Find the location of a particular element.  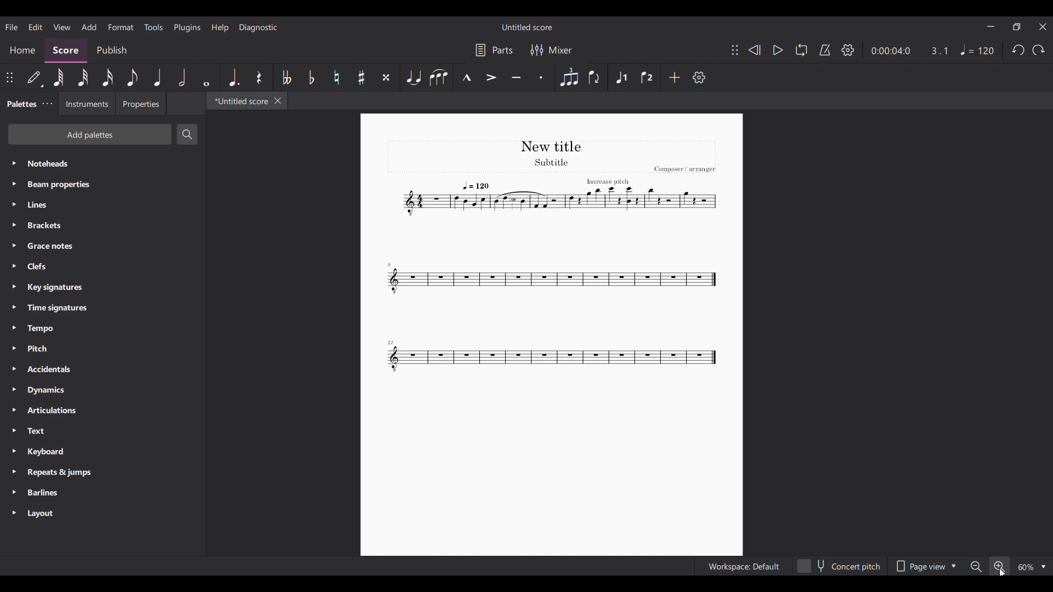

Redo is located at coordinates (1039, 50).